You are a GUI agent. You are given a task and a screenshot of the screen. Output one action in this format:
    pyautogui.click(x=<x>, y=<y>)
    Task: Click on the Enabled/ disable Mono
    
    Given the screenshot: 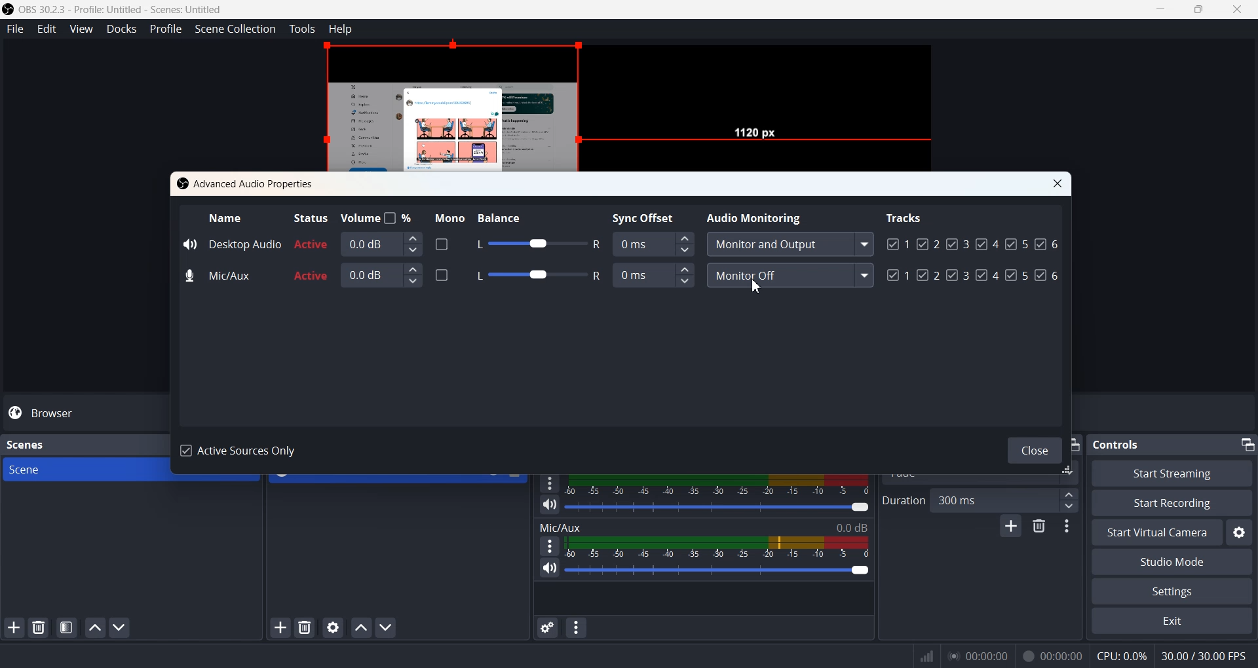 What is the action you would take?
    pyautogui.click(x=442, y=274)
    